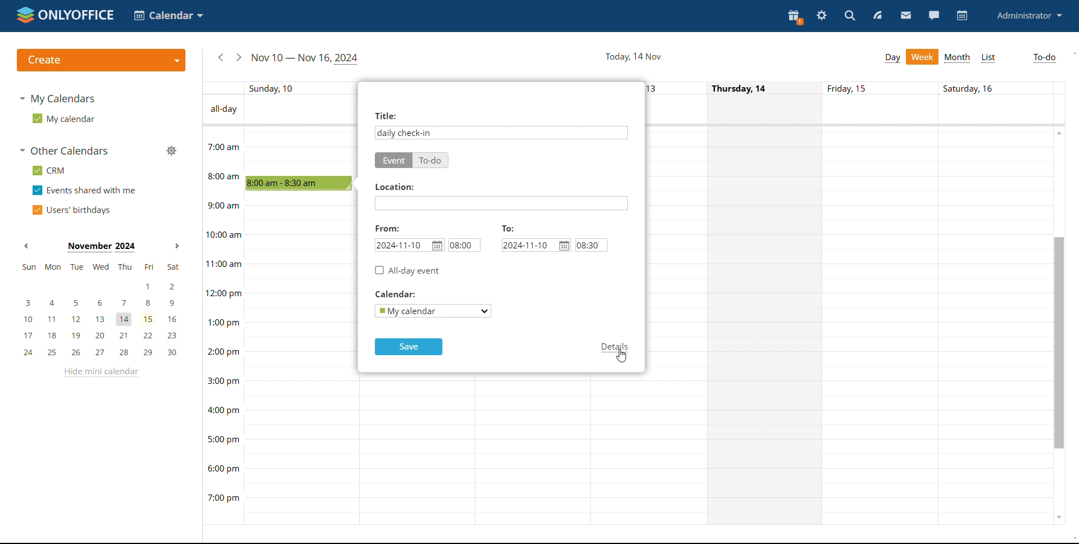  I want to click on select application, so click(169, 16).